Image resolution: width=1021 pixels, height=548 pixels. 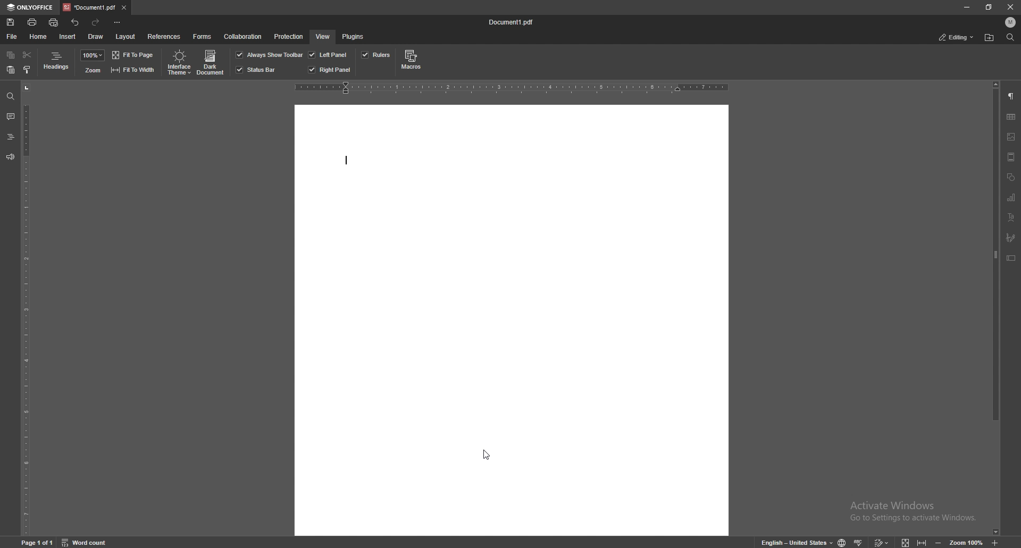 What do you see at coordinates (11, 22) in the screenshot?
I see `save` at bounding box center [11, 22].